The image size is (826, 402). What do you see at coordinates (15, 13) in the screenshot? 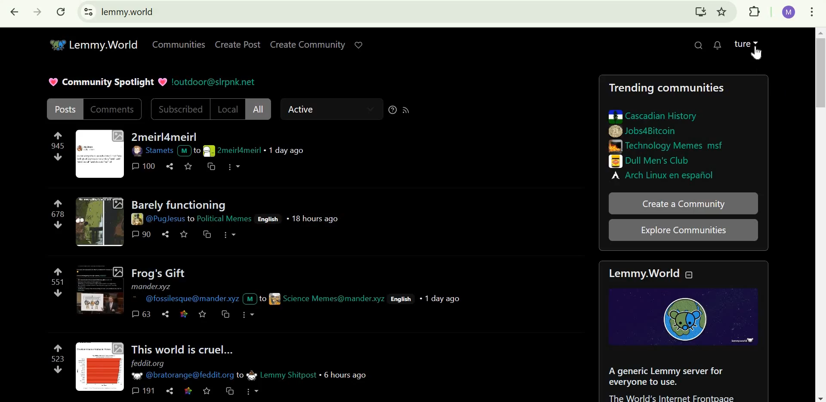
I see `click to go back, hold to see history` at bounding box center [15, 13].